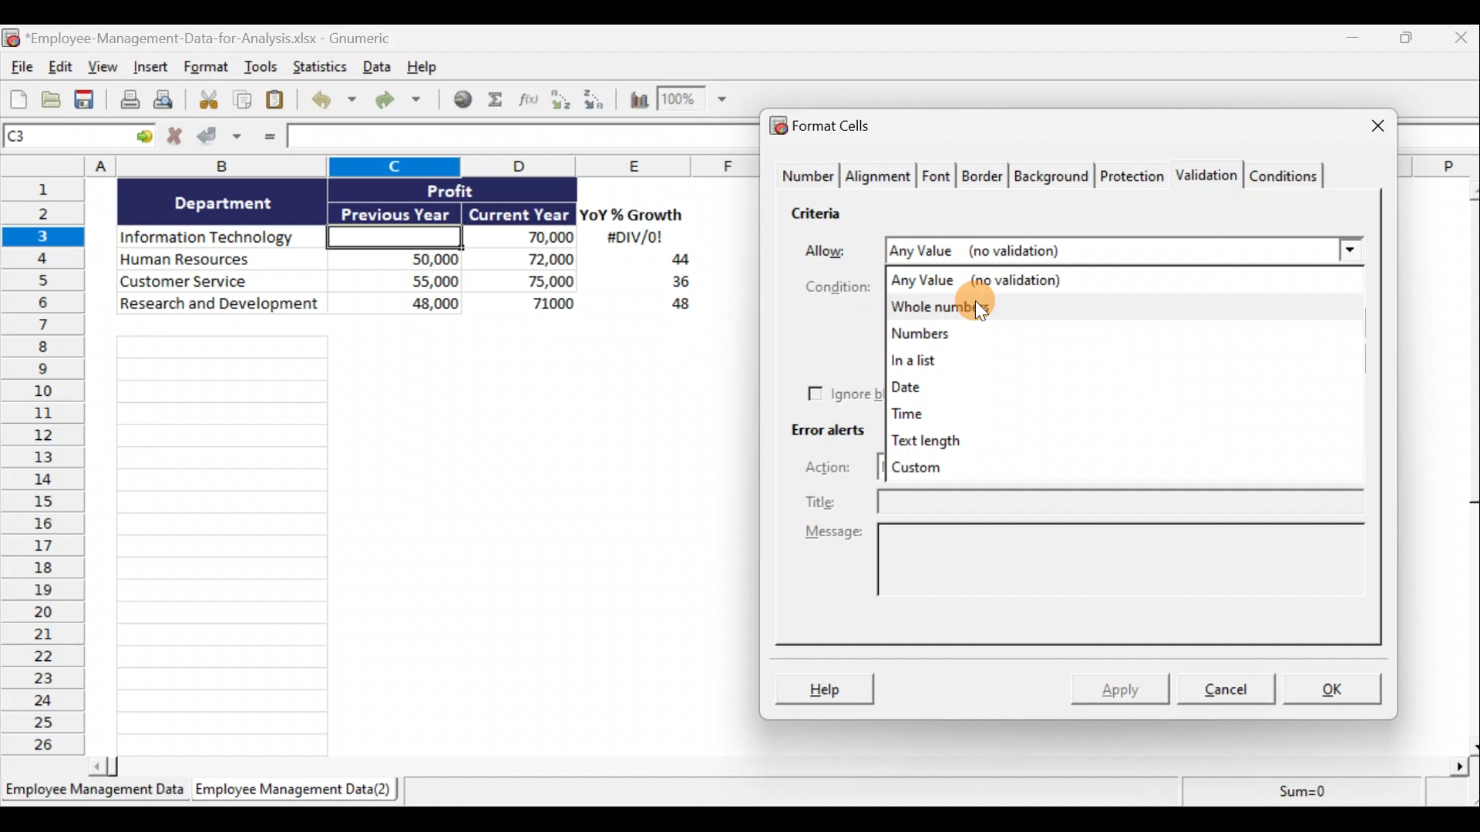  What do you see at coordinates (476, 190) in the screenshot?
I see `Profit` at bounding box center [476, 190].